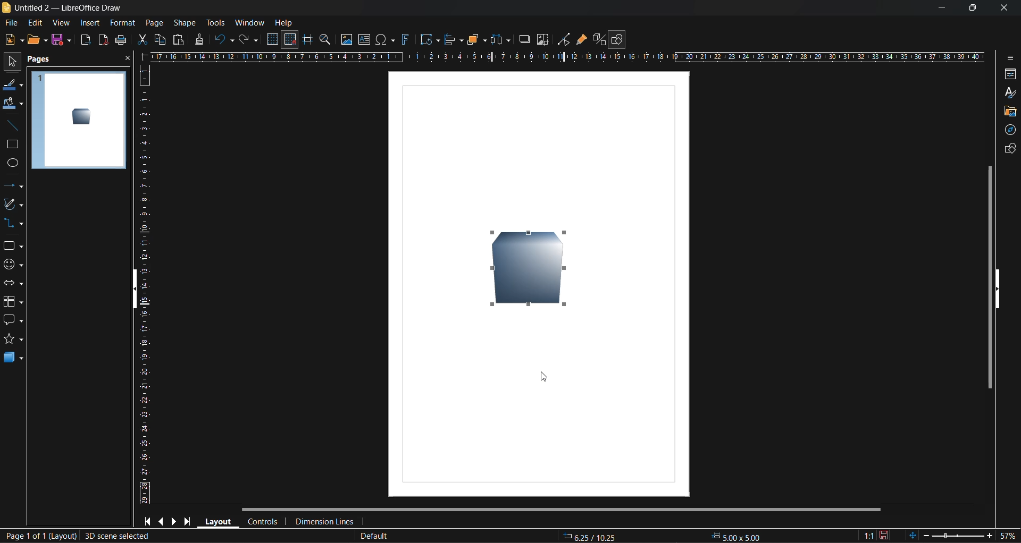  What do you see at coordinates (565, 38) in the screenshot?
I see `toggle point edit mode` at bounding box center [565, 38].